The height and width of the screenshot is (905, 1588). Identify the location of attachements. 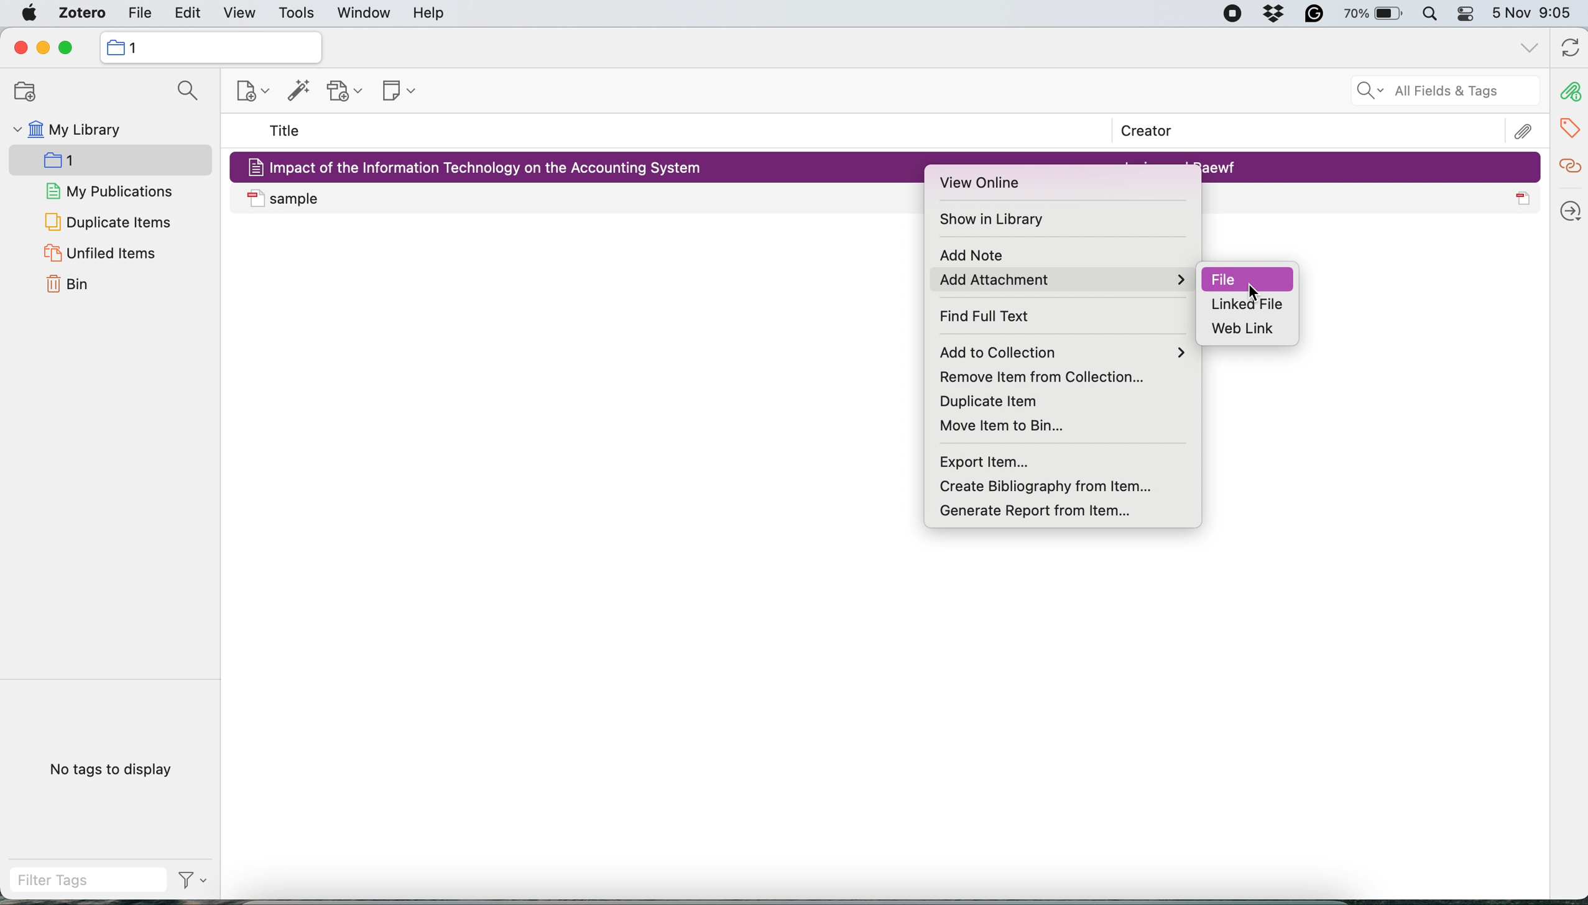
(1569, 92).